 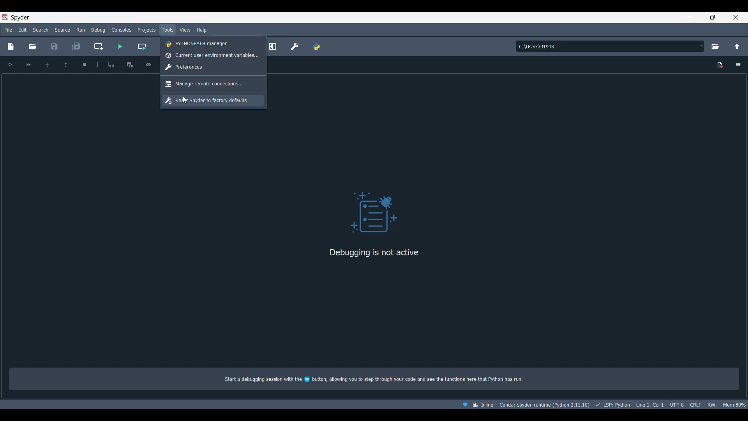 What do you see at coordinates (29, 65) in the screenshot?
I see `forward` at bounding box center [29, 65].